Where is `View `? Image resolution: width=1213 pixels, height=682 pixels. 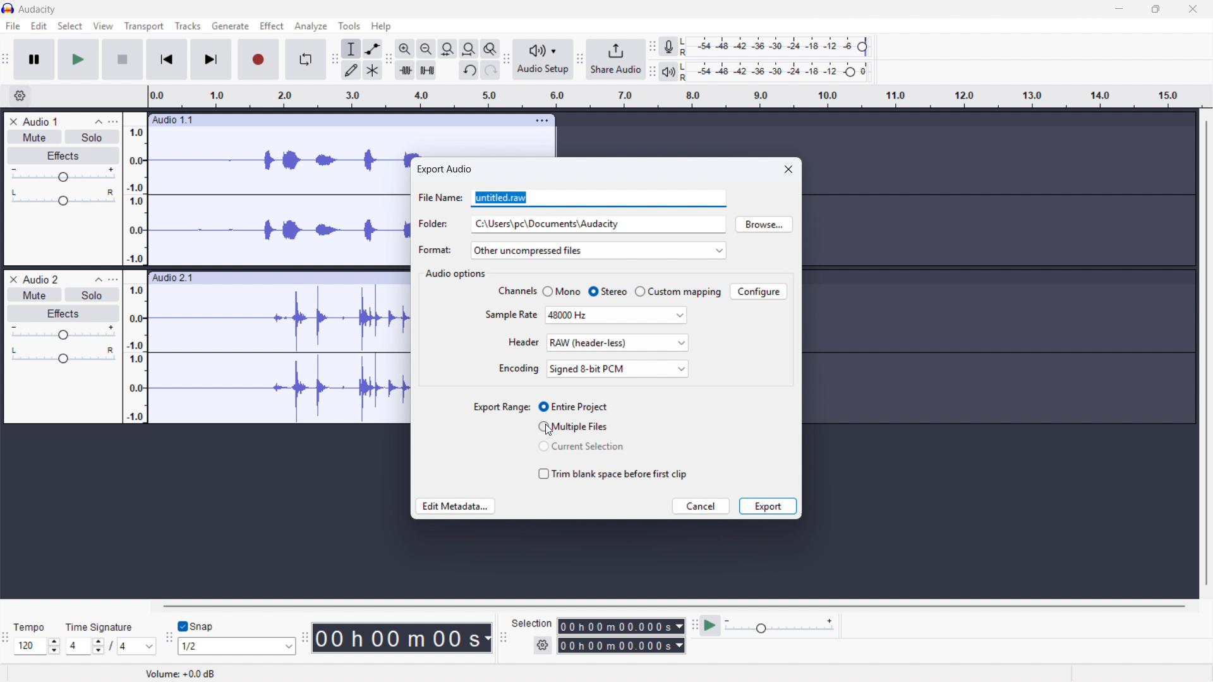 View  is located at coordinates (103, 26).